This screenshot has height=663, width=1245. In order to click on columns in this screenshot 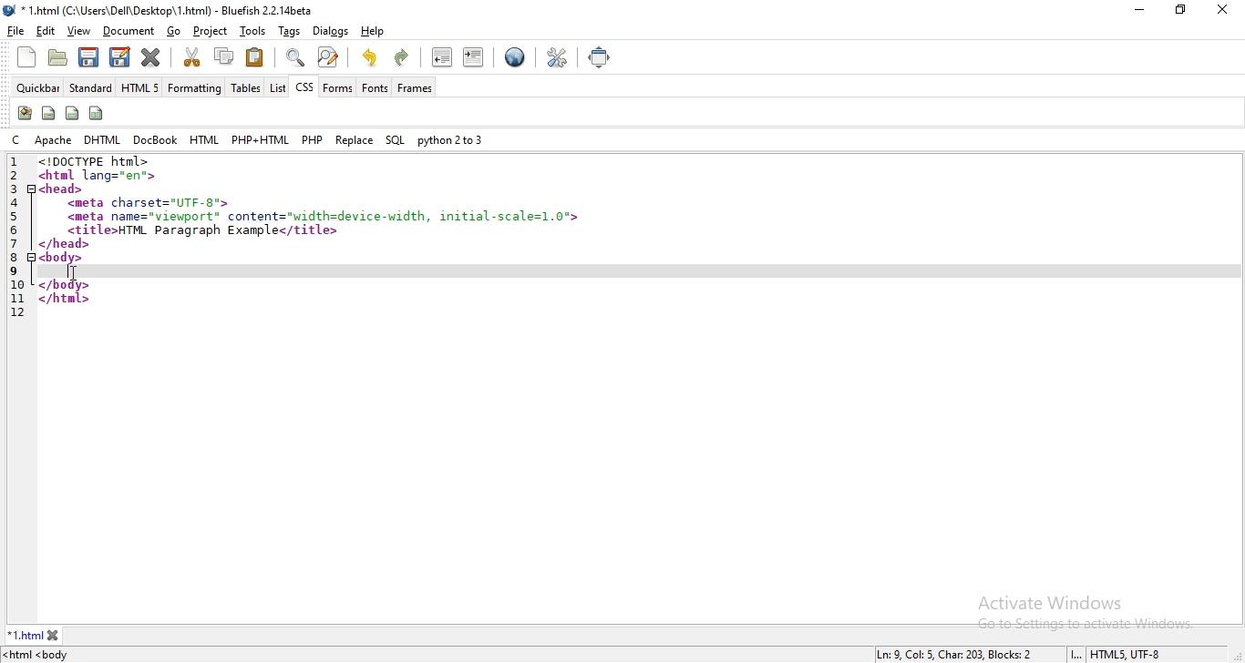, I will do `click(98, 112)`.